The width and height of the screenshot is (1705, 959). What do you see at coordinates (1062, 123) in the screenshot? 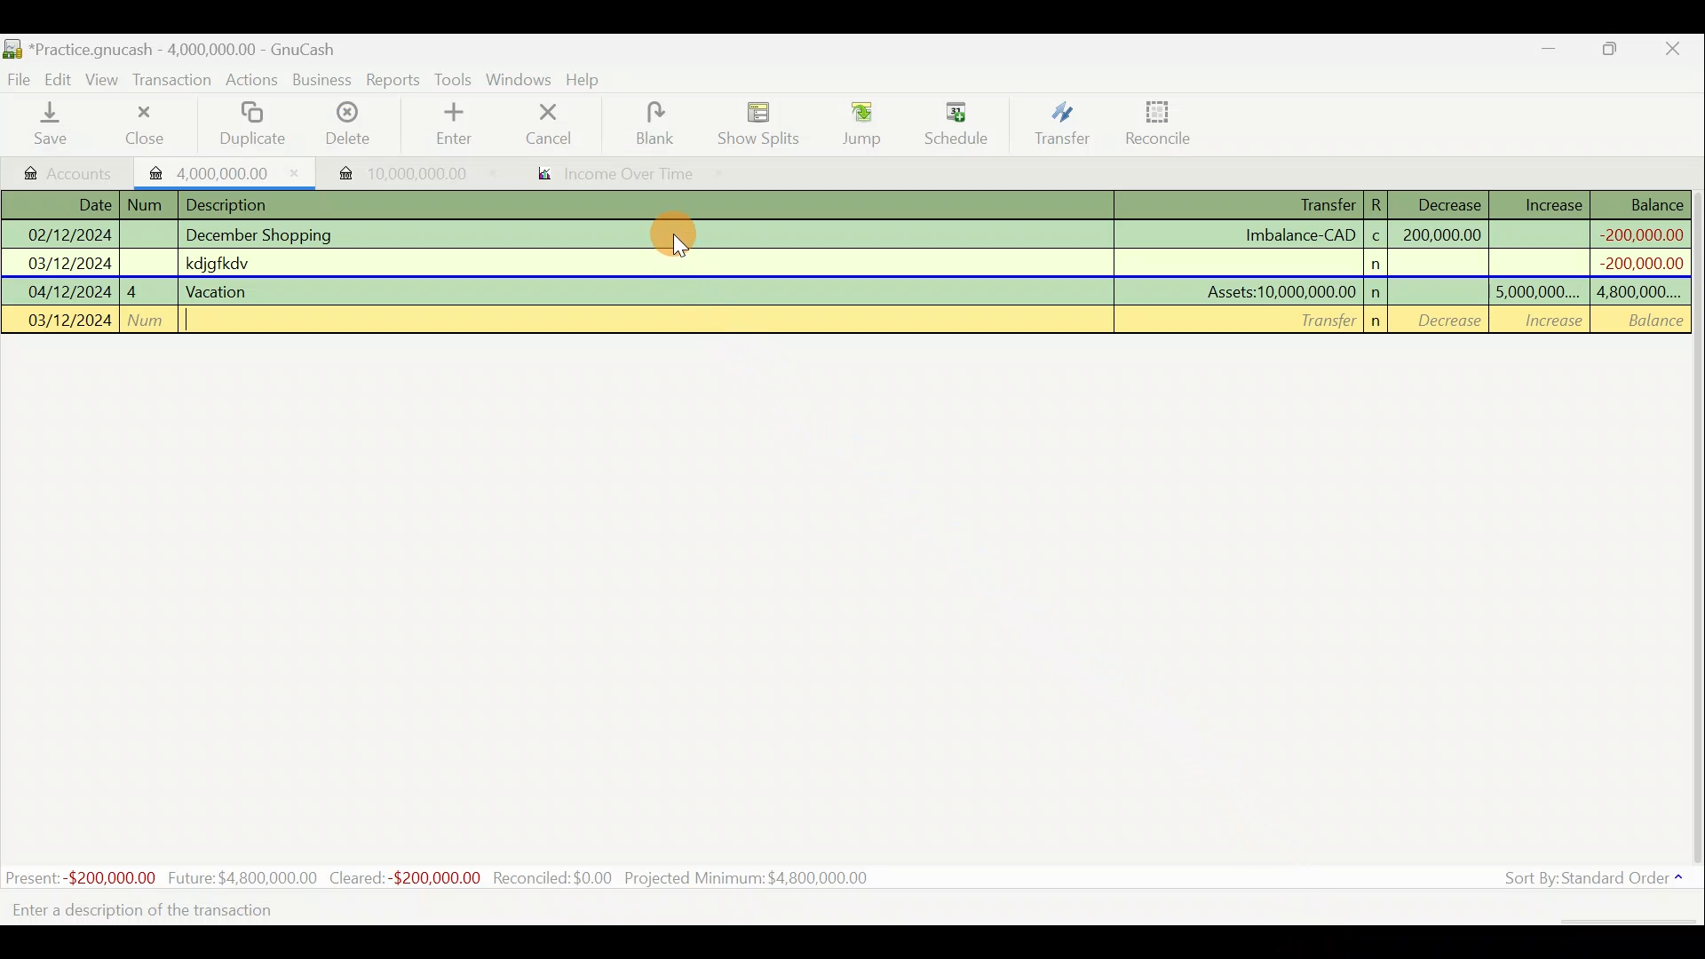
I see `Transfer` at bounding box center [1062, 123].